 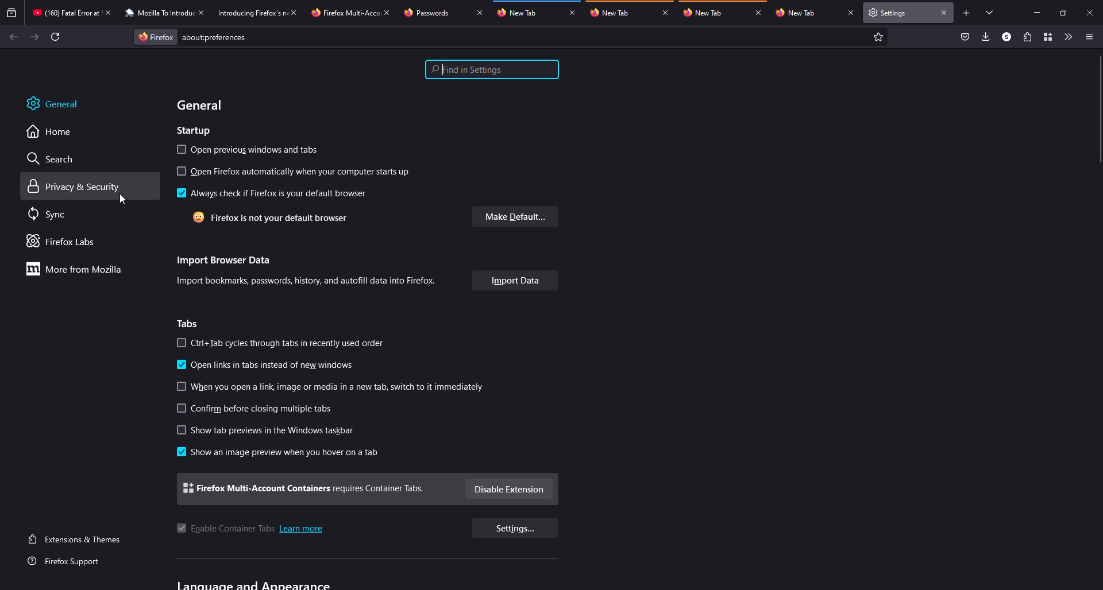 I want to click on import browser data, so click(x=226, y=259).